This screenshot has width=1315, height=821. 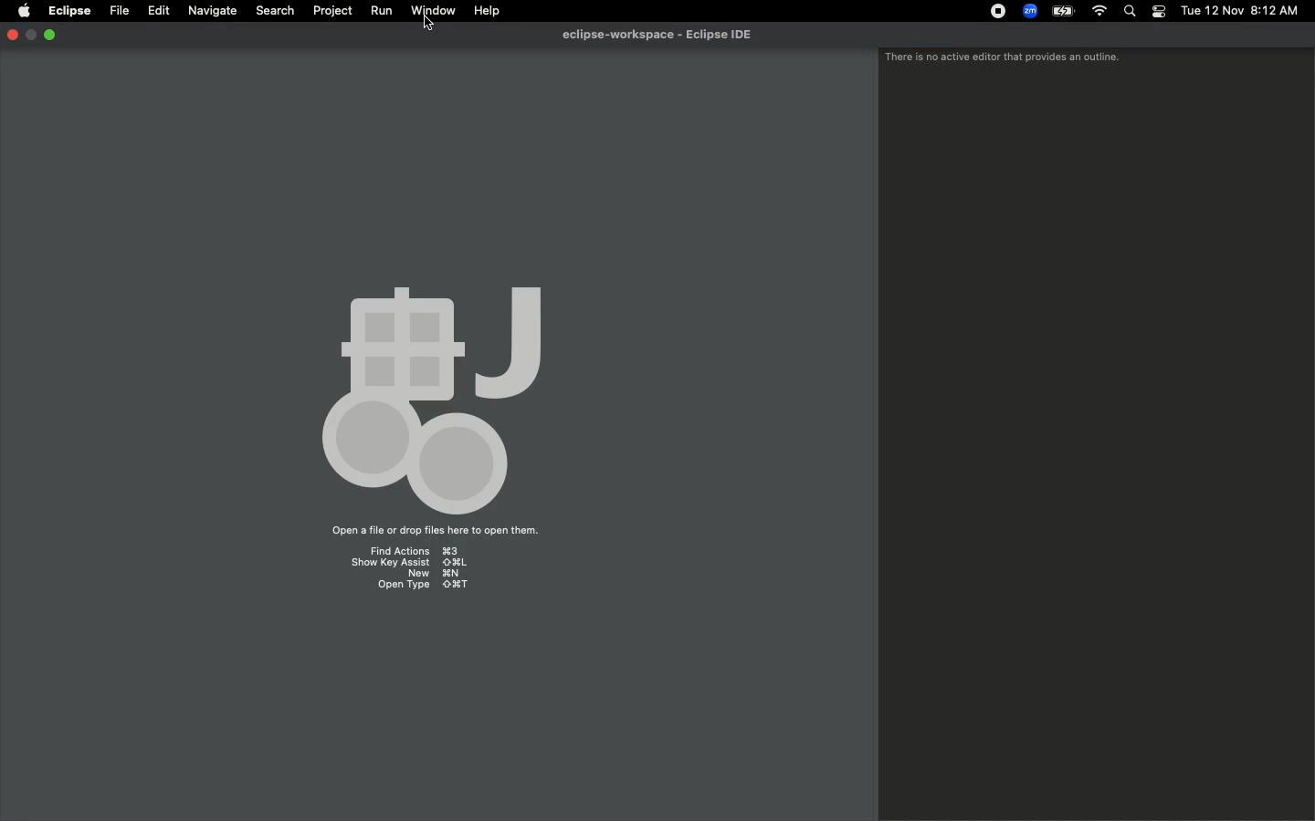 What do you see at coordinates (412, 549) in the screenshot?
I see `Find actions` at bounding box center [412, 549].